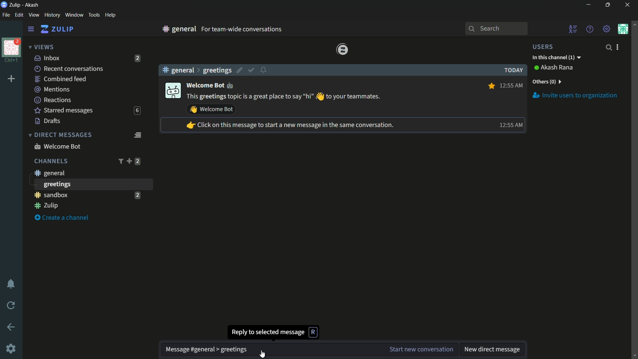  I want to click on add channel, so click(129, 161).